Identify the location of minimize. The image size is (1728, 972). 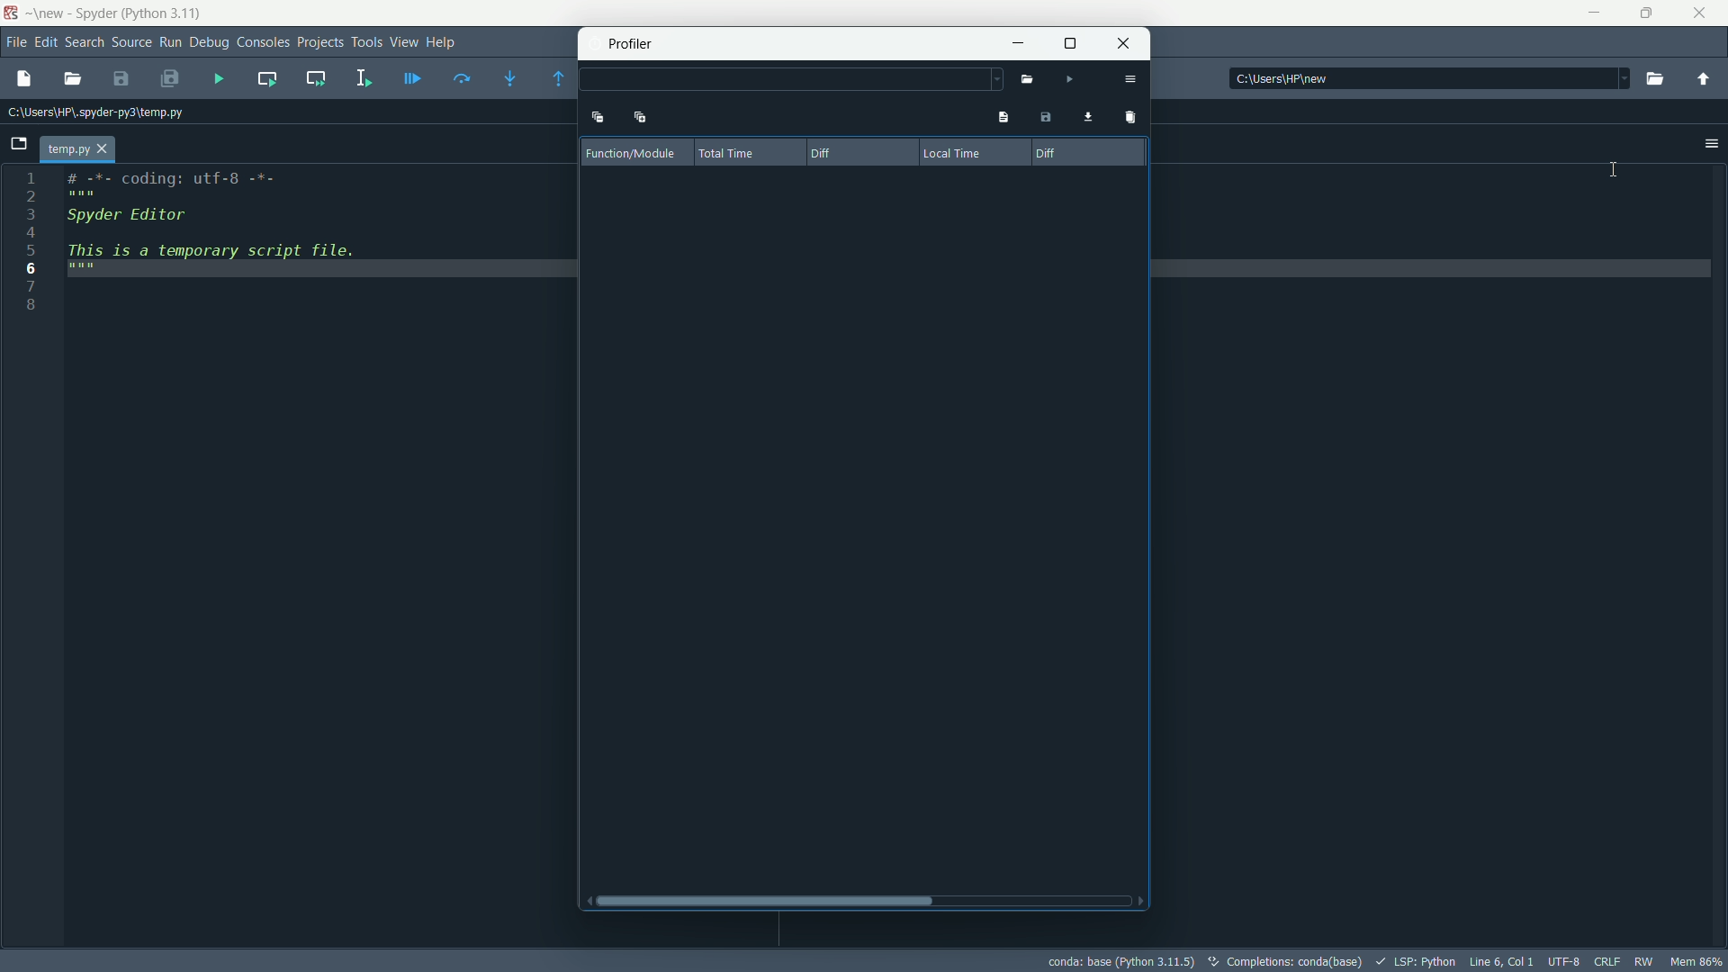
(1020, 43).